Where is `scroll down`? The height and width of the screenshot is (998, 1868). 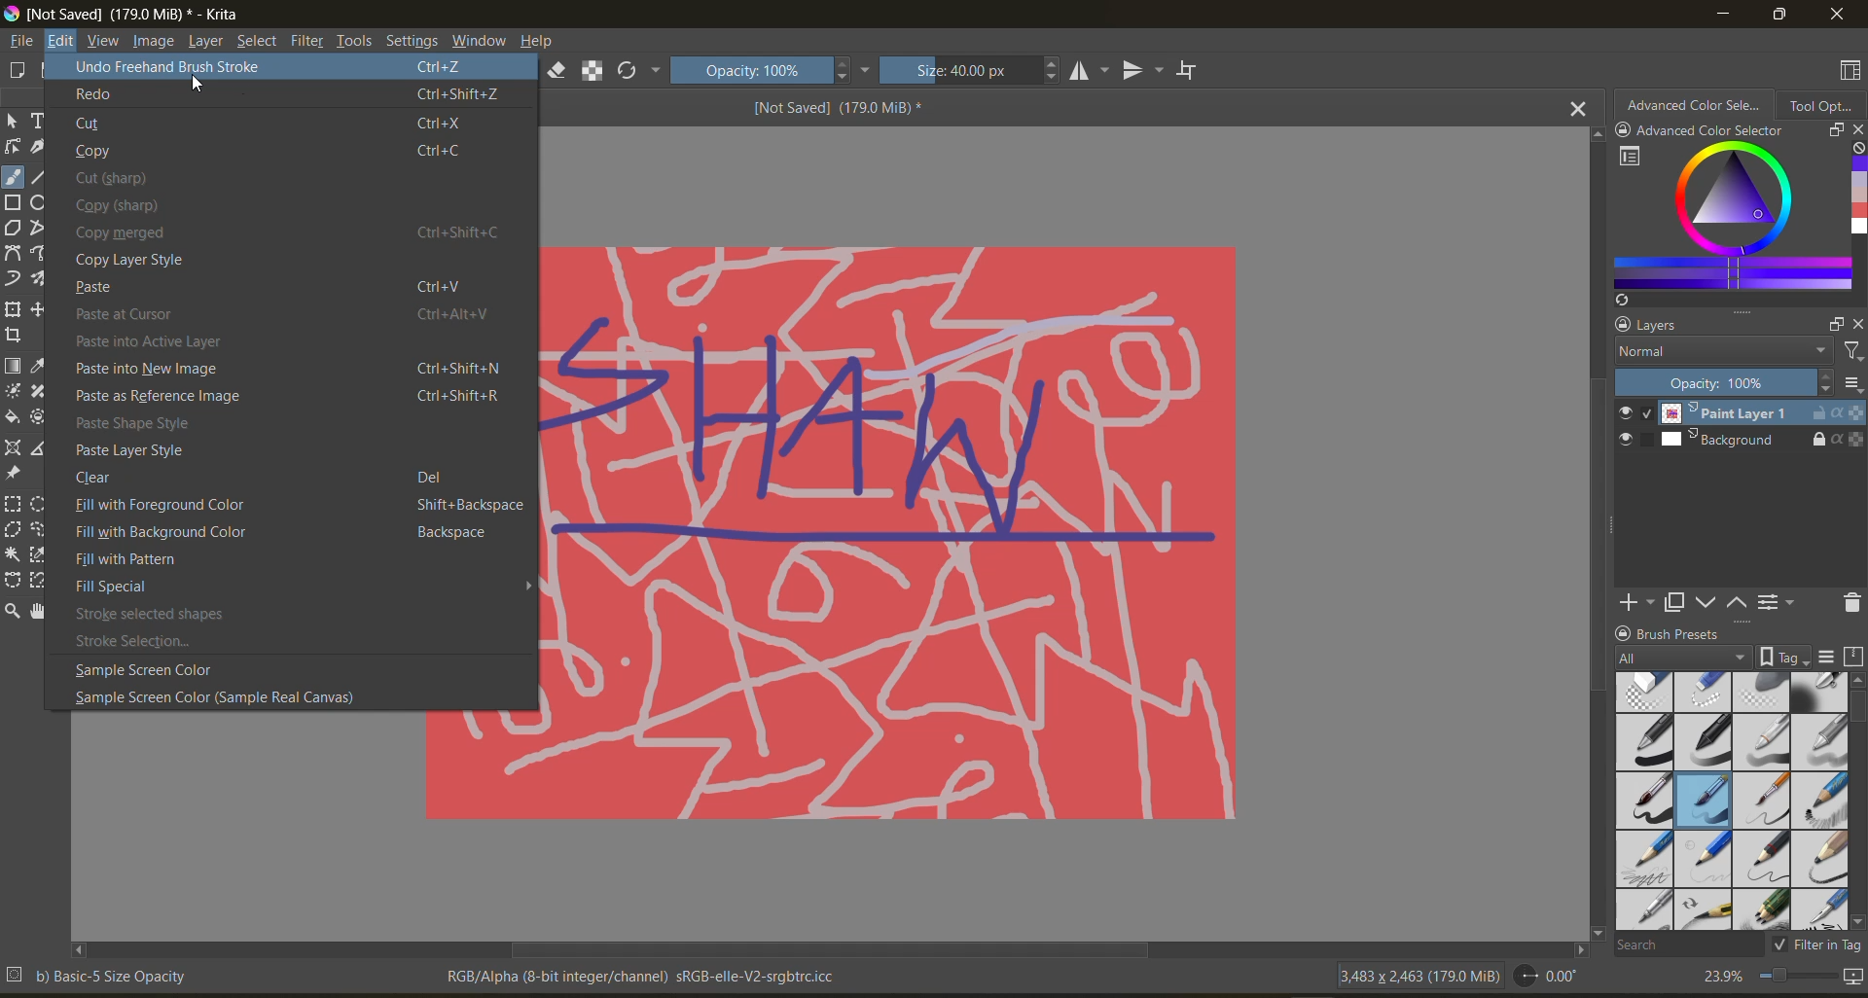
scroll down is located at coordinates (1856, 924).